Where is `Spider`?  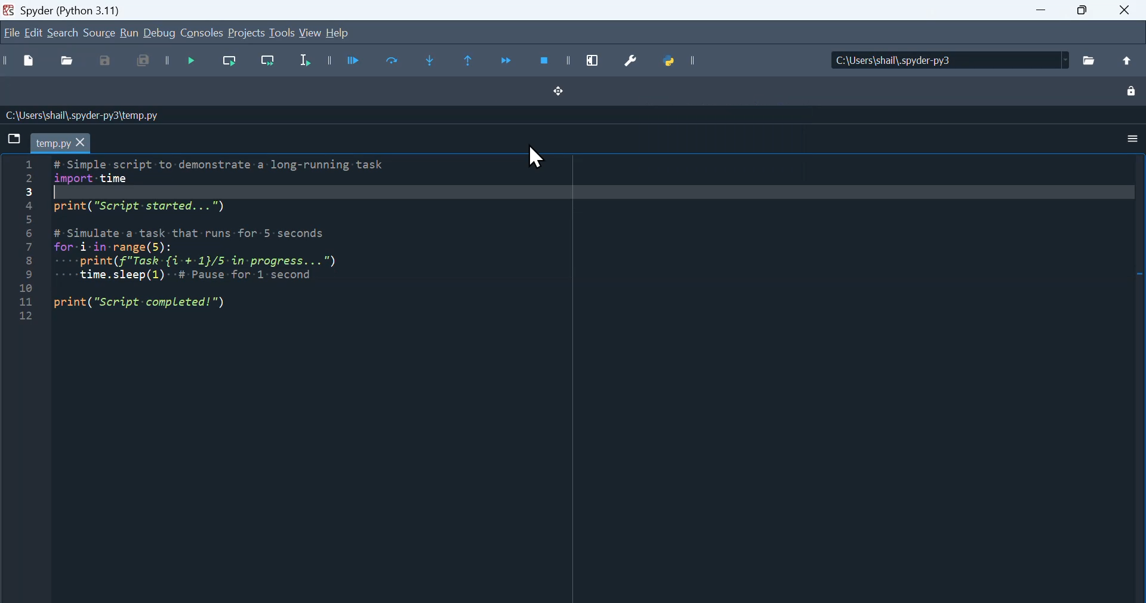
Spider is located at coordinates (75, 8).